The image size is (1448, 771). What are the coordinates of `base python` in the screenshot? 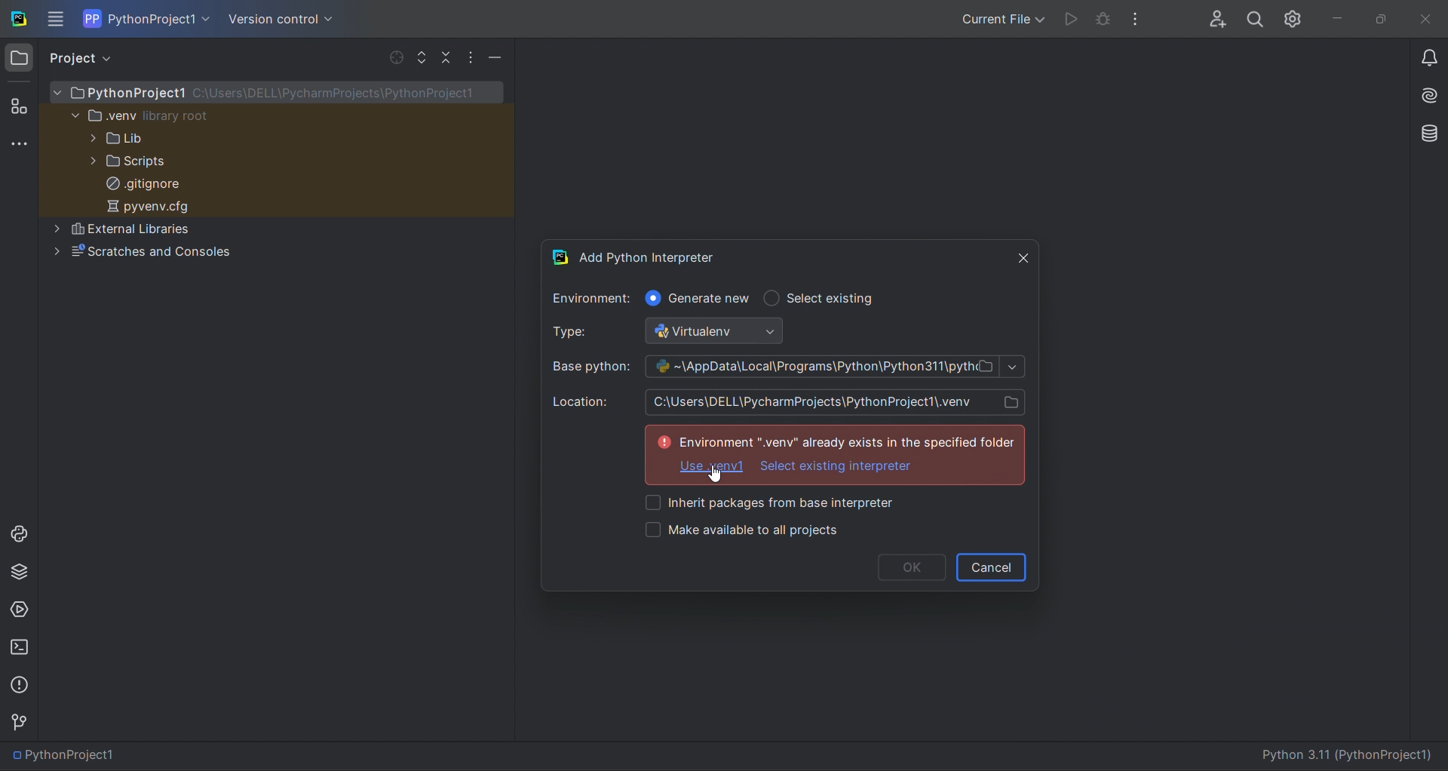 It's located at (787, 365).